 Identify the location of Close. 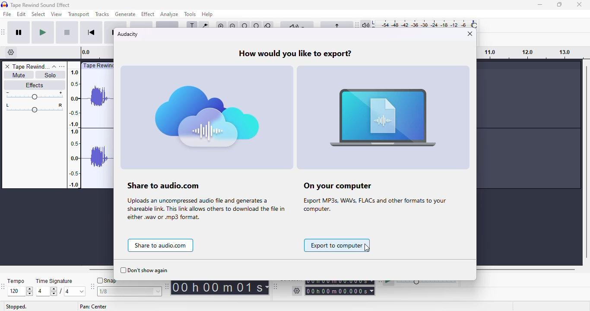
(579, 5).